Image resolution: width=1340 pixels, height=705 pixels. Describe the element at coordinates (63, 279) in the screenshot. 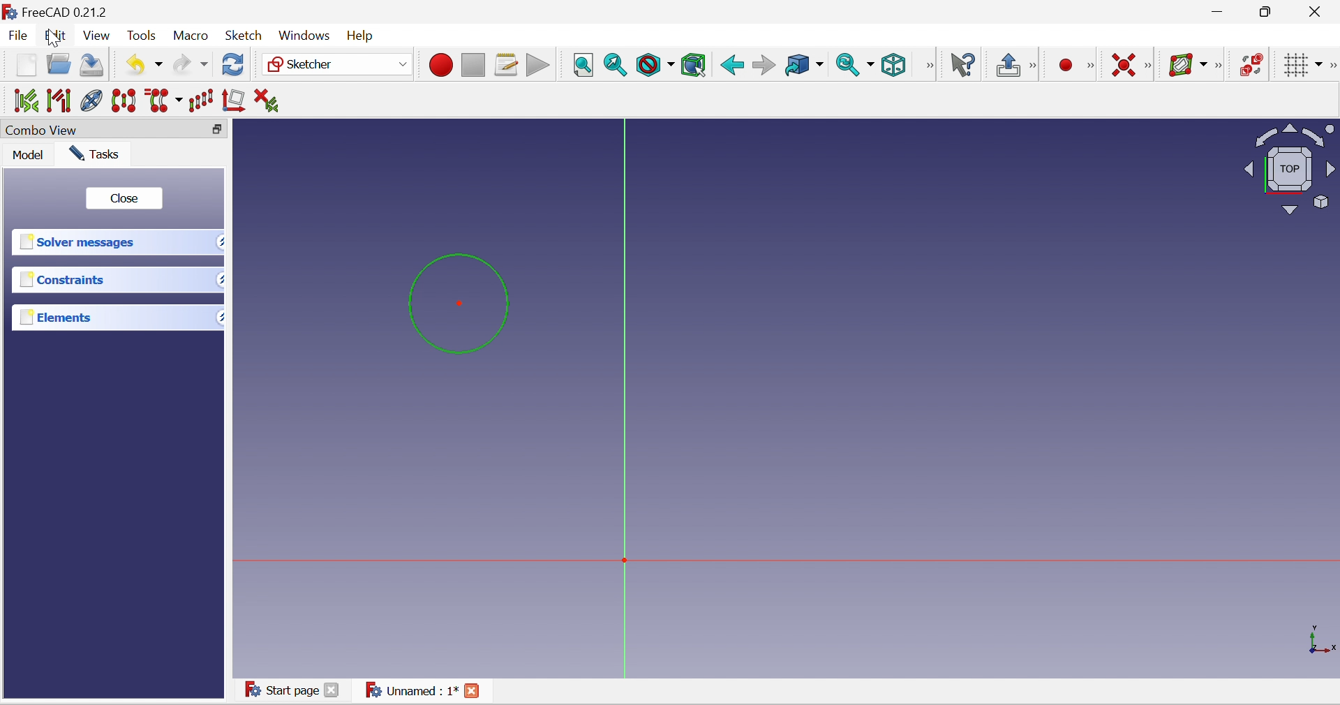

I see `Constraints` at that location.